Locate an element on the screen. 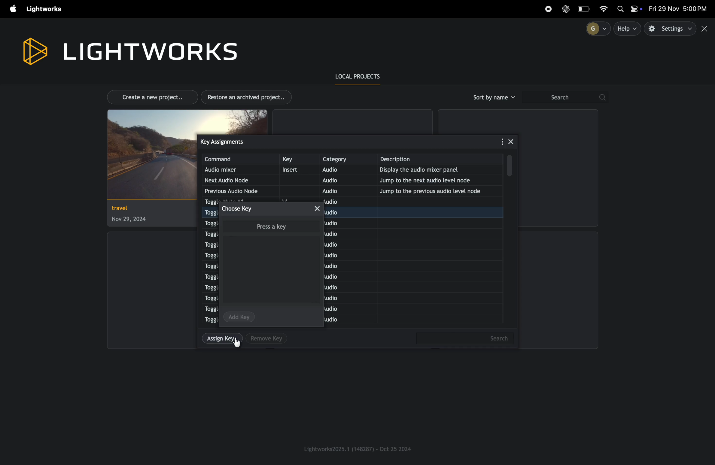 This screenshot has height=465, width=715. description is located at coordinates (442, 159).